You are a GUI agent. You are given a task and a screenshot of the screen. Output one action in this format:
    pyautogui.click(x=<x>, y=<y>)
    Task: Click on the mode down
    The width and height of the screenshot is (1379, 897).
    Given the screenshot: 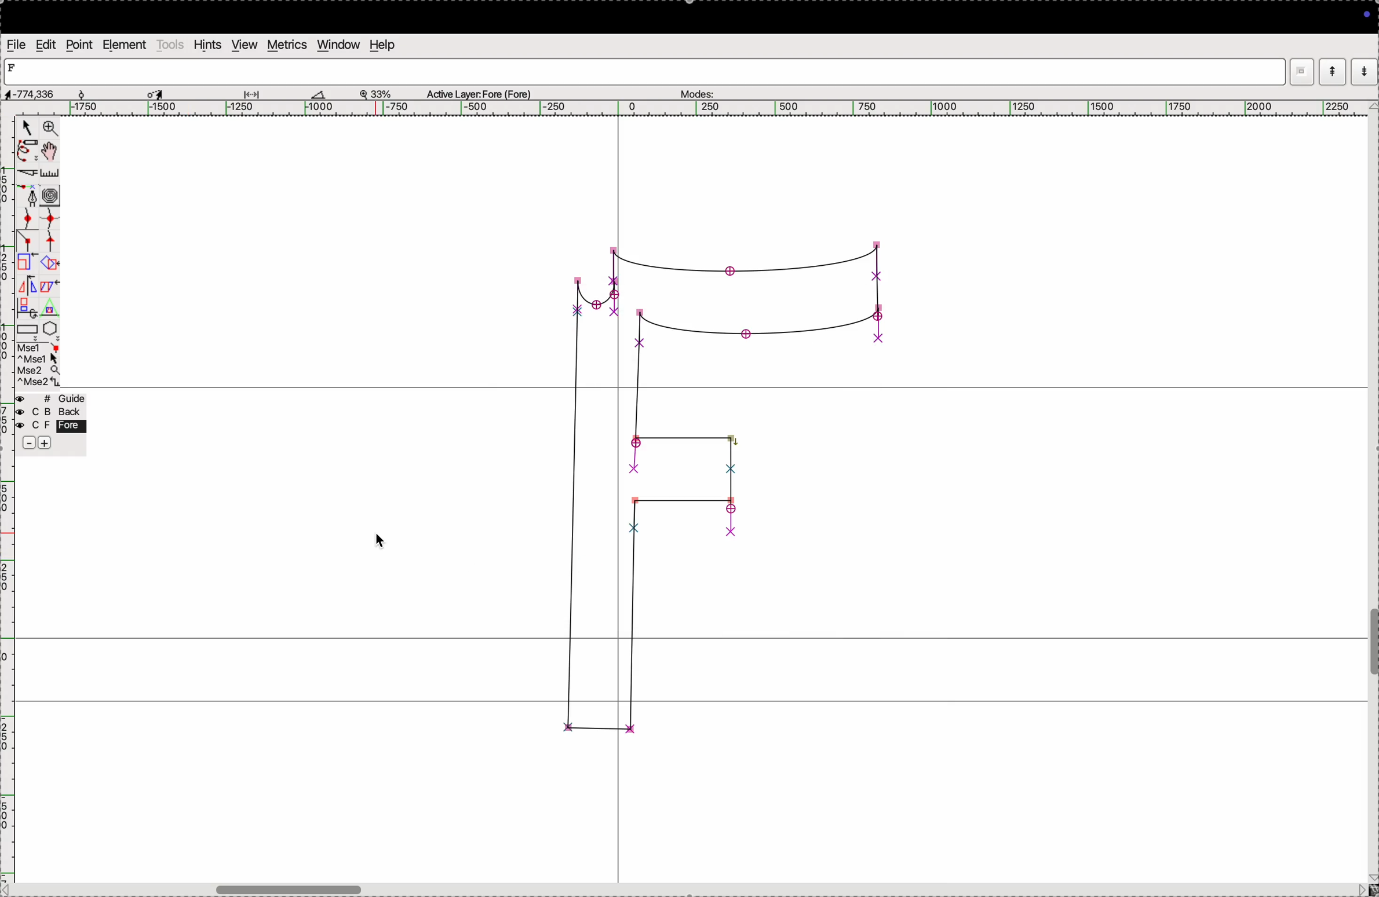 What is the action you would take?
    pyautogui.click(x=1365, y=70)
    